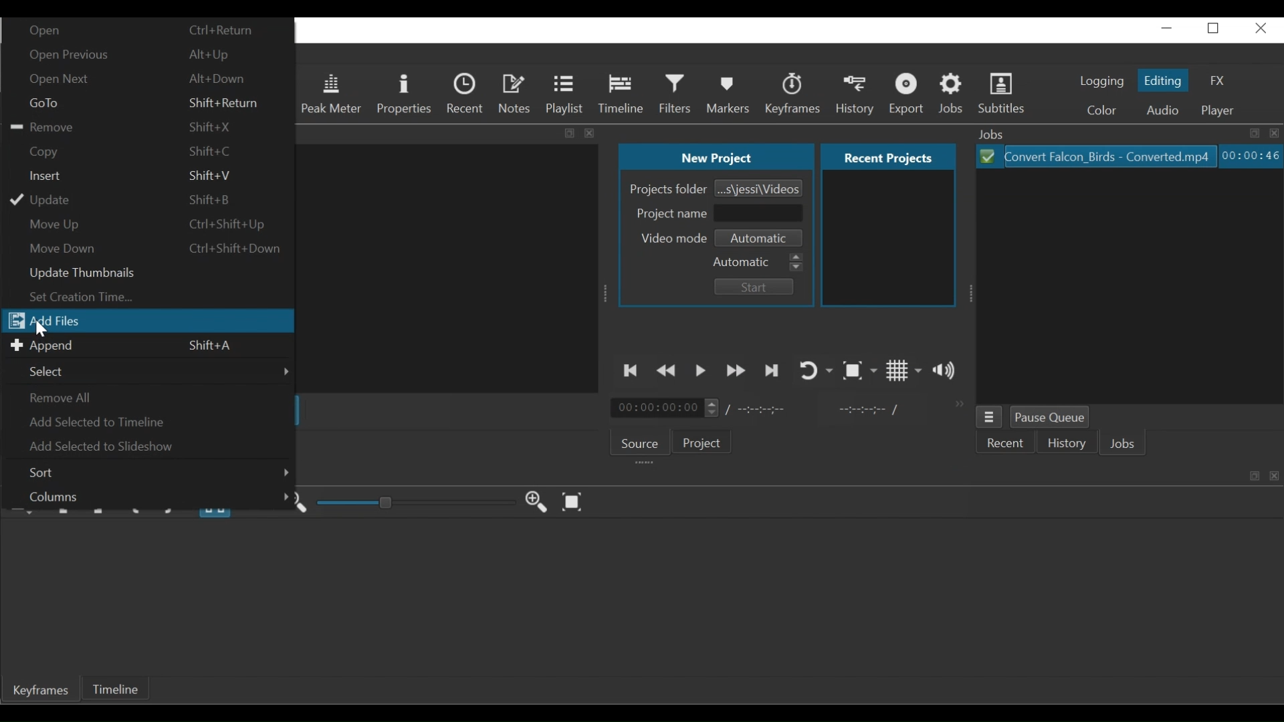  What do you see at coordinates (1004, 94) in the screenshot?
I see `Subtitles` at bounding box center [1004, 94].